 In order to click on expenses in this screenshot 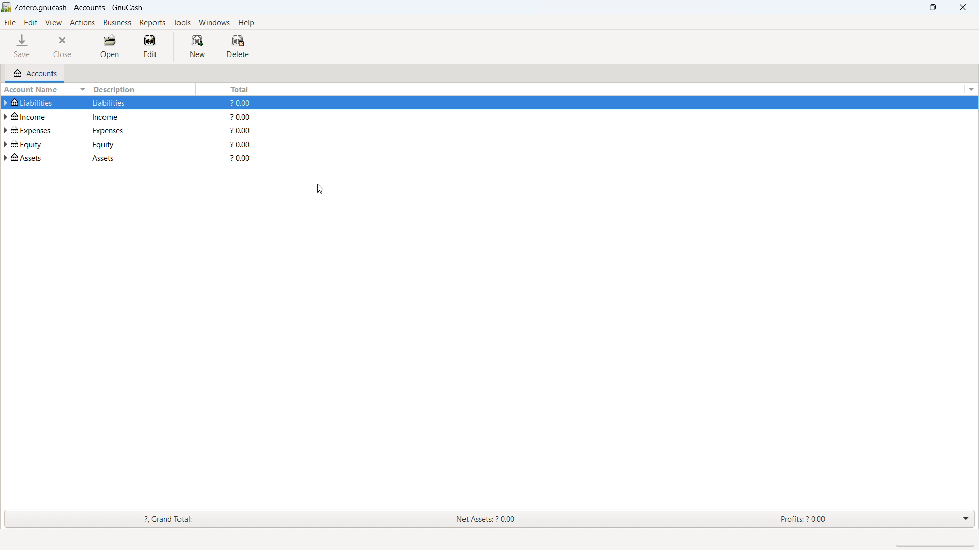, I will do `click(36, 130)`.